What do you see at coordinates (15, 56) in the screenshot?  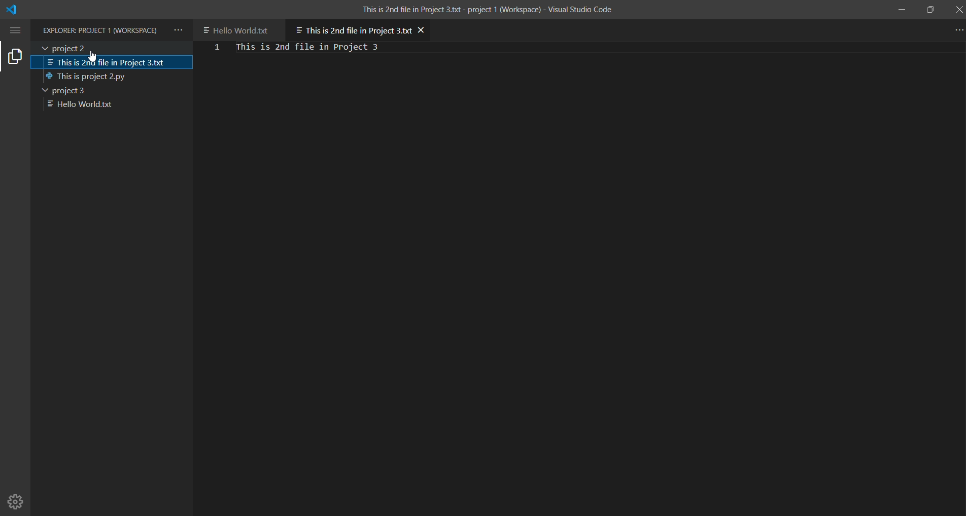 I see `explorer tab` at bounding box center [15, 56].